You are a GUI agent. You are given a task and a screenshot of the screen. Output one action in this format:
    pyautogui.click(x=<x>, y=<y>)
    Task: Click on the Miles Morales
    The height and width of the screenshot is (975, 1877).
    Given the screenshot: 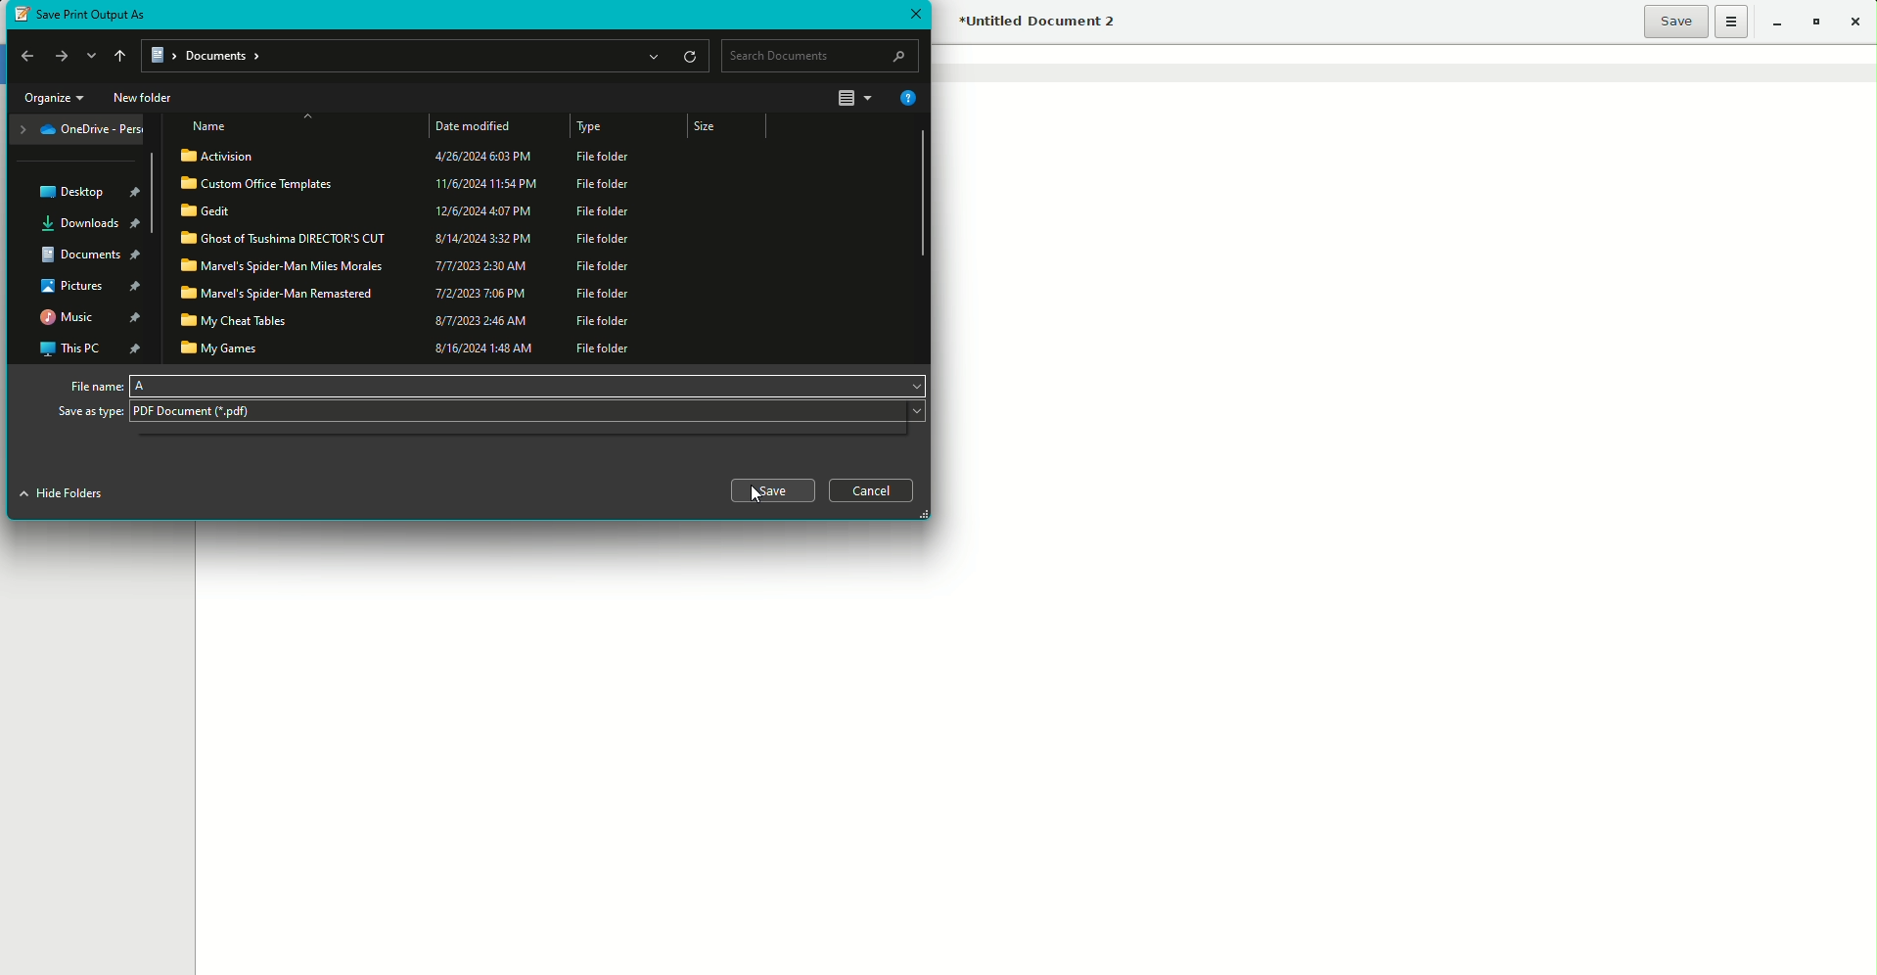 What is the action you would take?
    pyautogui.click(x=410, y=266)
    